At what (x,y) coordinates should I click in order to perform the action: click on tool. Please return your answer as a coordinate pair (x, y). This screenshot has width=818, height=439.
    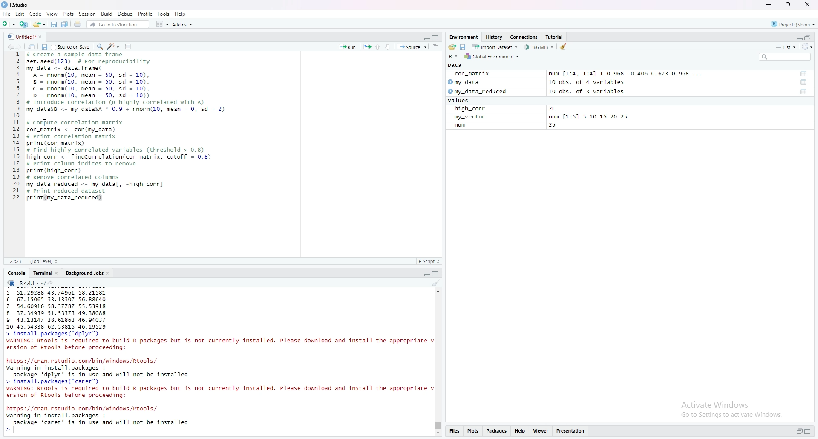
    Looking at the image, I should click on (804, 73).